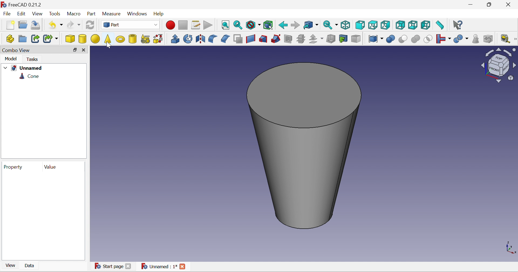 The image size is (518, 272). What do you see at coordinates (503, 39) in the screenshot?
I see `Measure liner` at bounding box center [503, 39].